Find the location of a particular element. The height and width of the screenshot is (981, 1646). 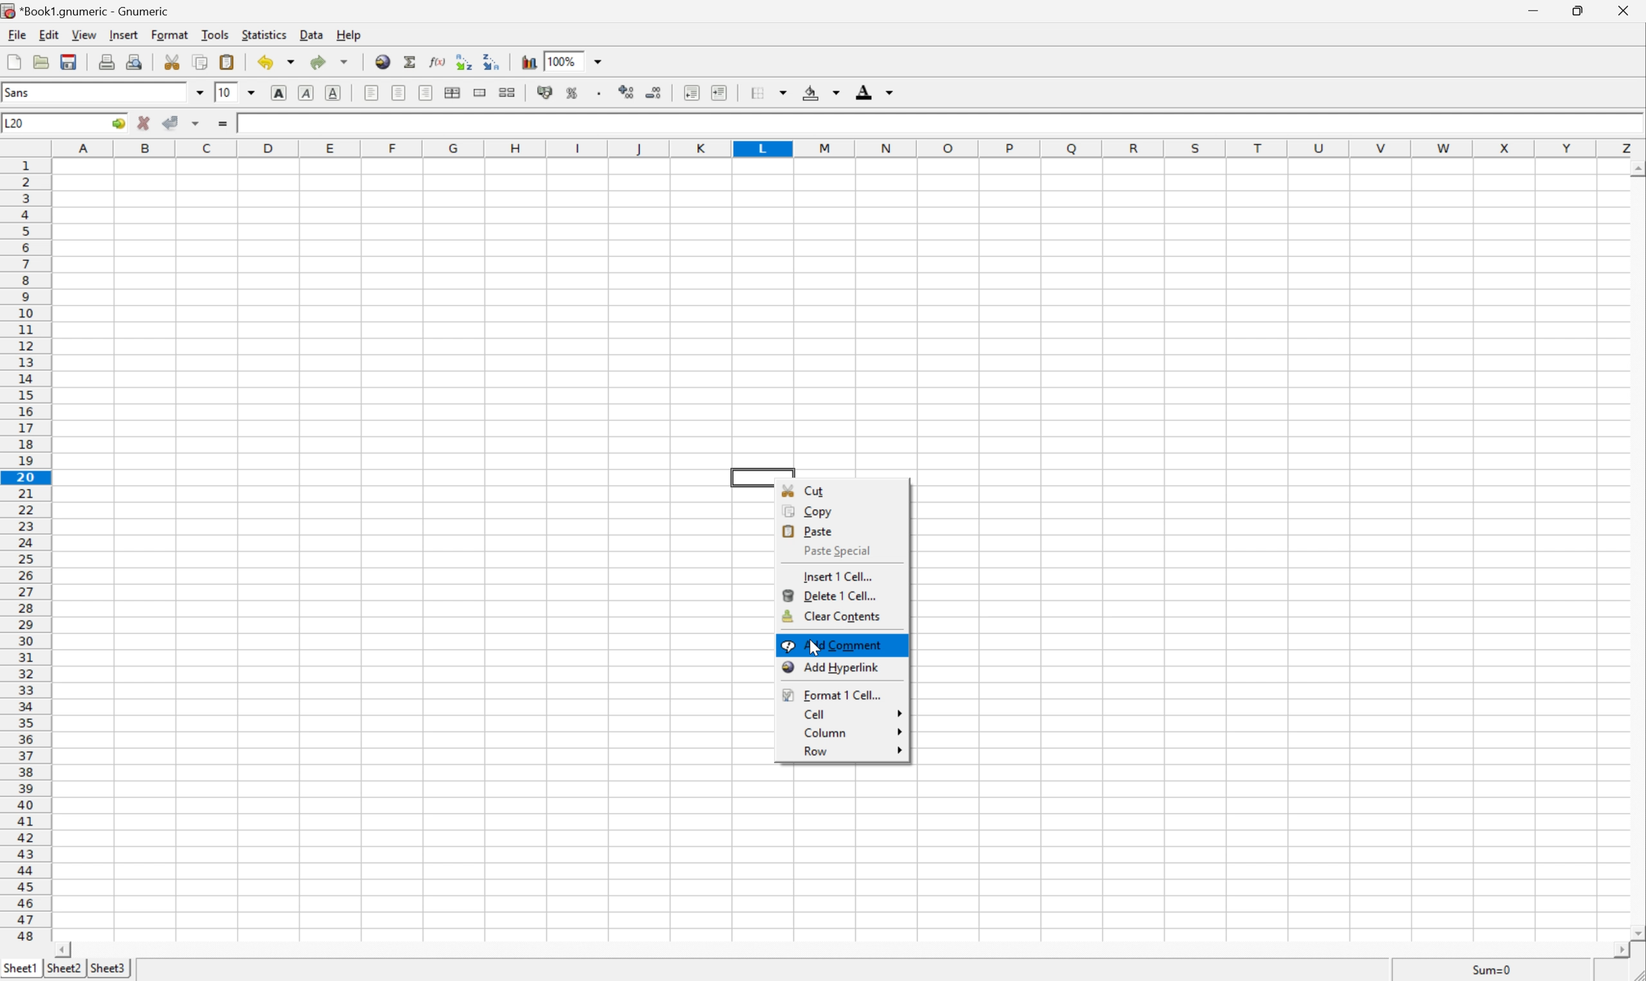

Decrease number of decimals displayed is located at coordinates (654, 93).